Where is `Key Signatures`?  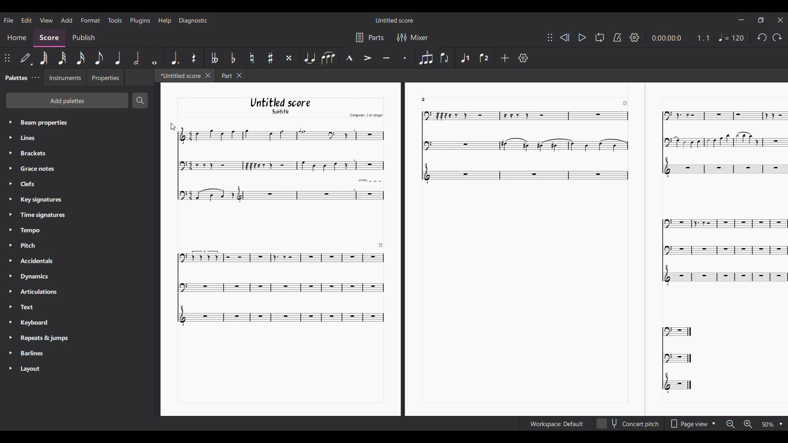
Key Signatures is located at coordinates (41, 199).